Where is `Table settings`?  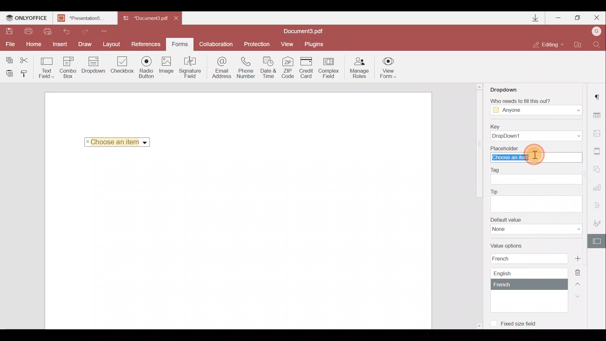
Table settings is located at coordinates (598, 115).